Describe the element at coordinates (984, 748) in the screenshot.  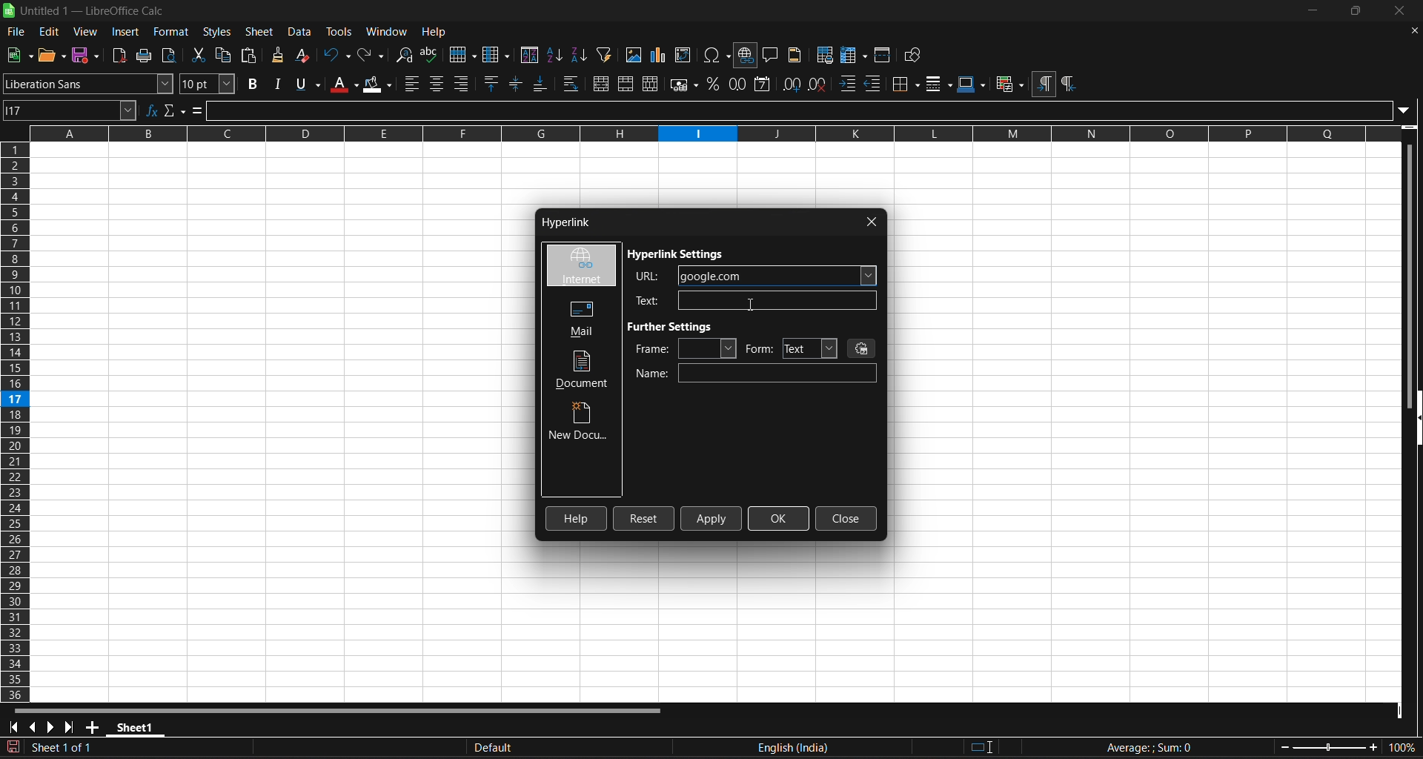
I see `standard selection` at that location.